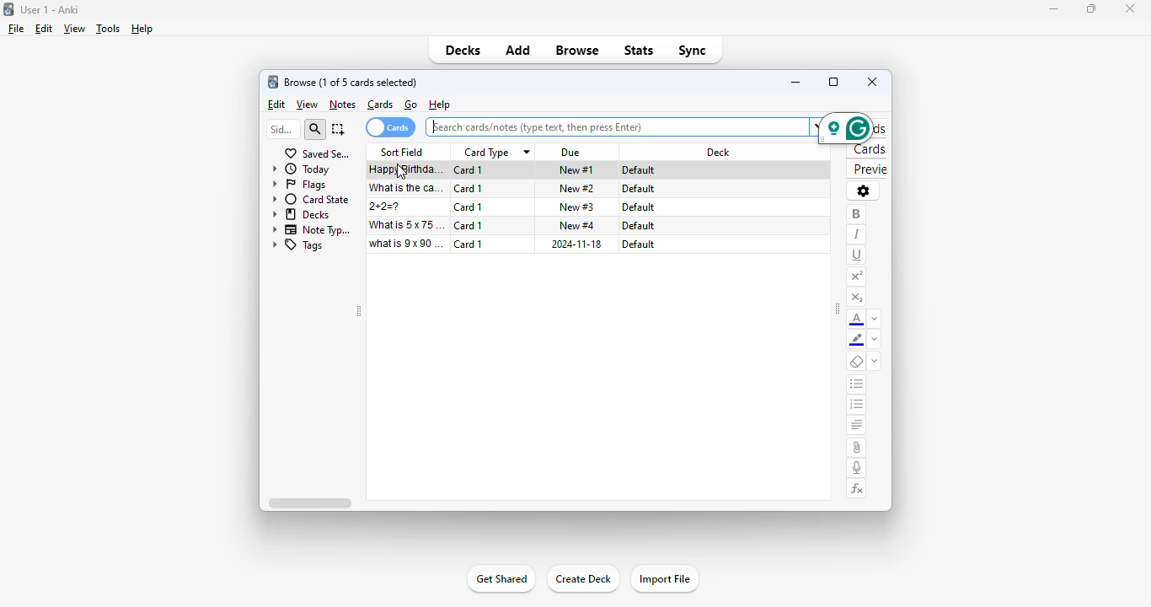 The image size is (1151, 607). I want to click on card 1, so click(469, 170).